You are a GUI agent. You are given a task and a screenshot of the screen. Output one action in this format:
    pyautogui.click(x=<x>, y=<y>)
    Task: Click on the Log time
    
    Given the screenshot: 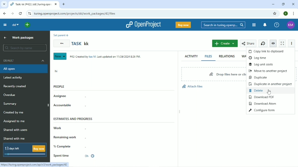 What is the action you would take?
    pyautogui.click(x=258, y=58)
    